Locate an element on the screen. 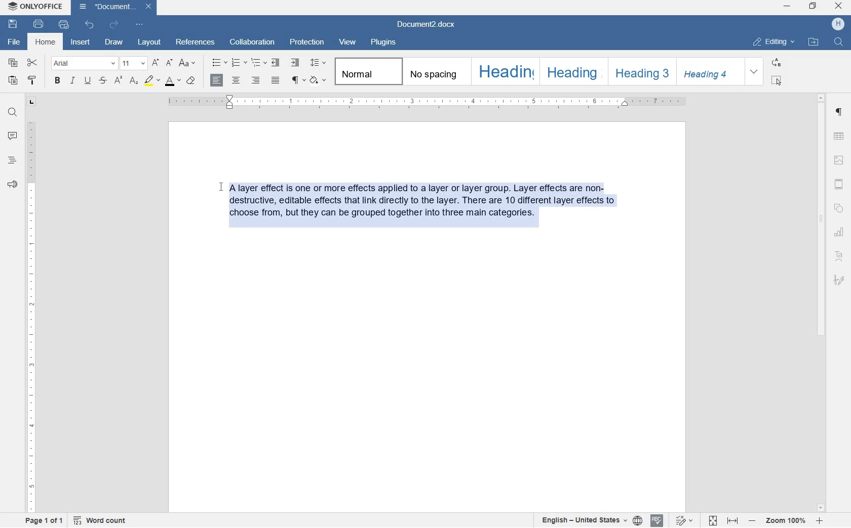  fit to page or to width is located at coordinates (723, 521).